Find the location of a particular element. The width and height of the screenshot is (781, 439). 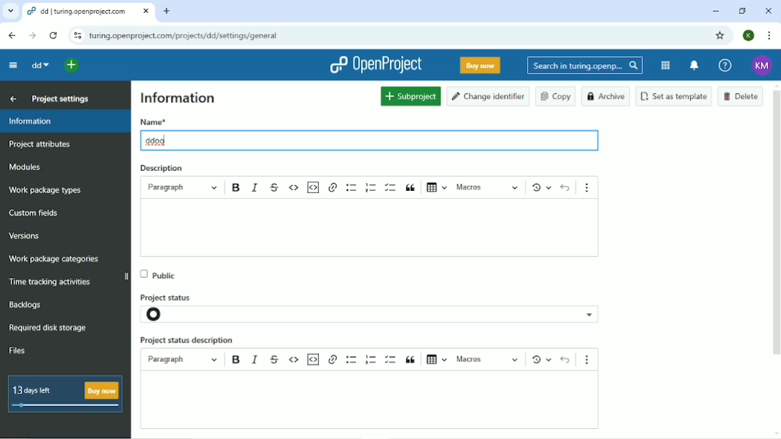

Bulleted list is located at coordinates (352, 188).